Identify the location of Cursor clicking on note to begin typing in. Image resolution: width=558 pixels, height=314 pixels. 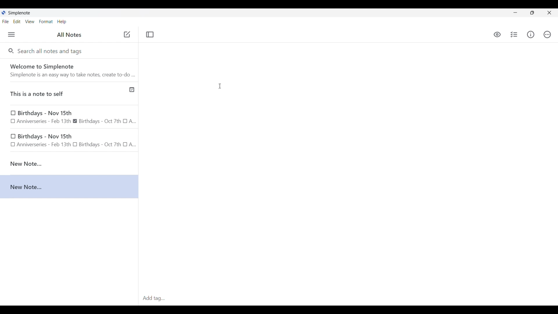
(220, 86).